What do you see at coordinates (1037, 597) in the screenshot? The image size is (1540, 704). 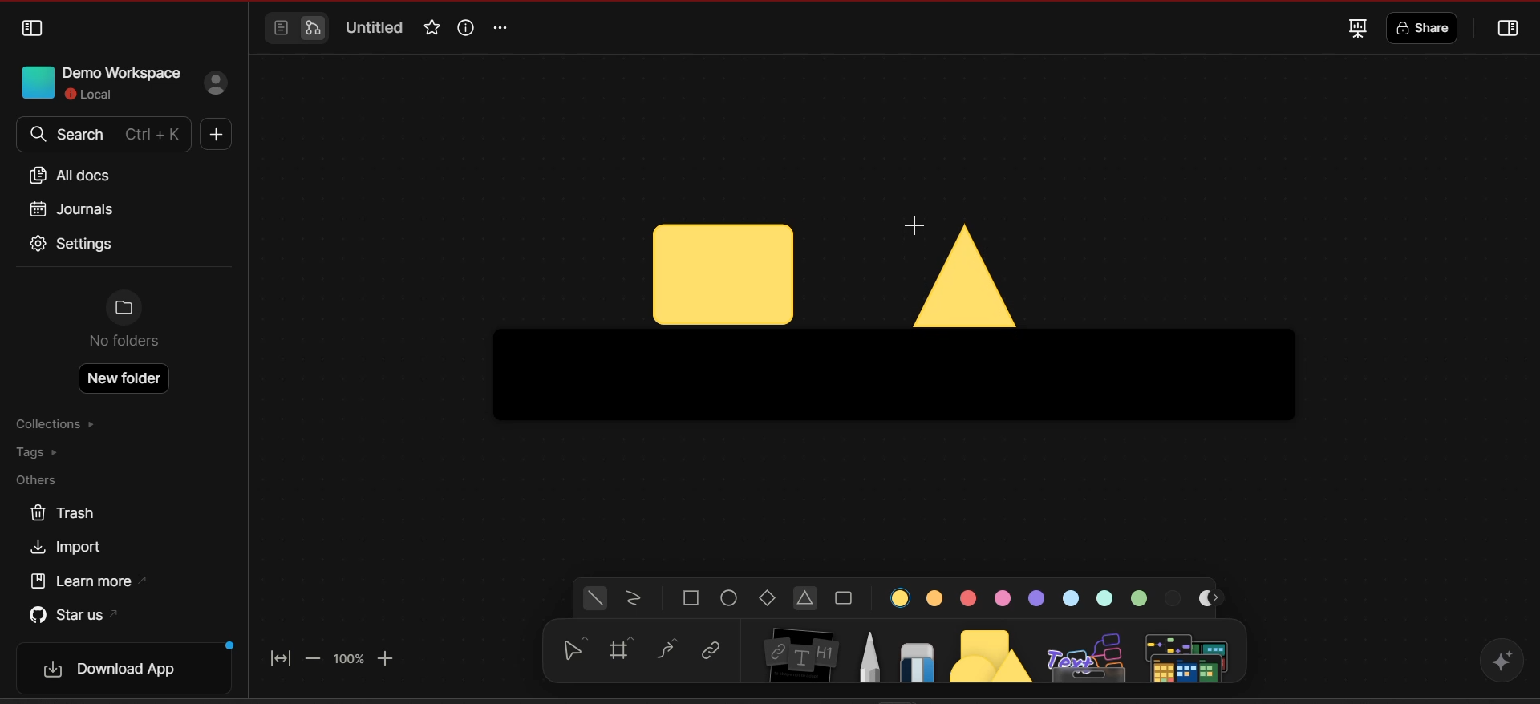 I see `color 5` at bounding box center [1037, 597].